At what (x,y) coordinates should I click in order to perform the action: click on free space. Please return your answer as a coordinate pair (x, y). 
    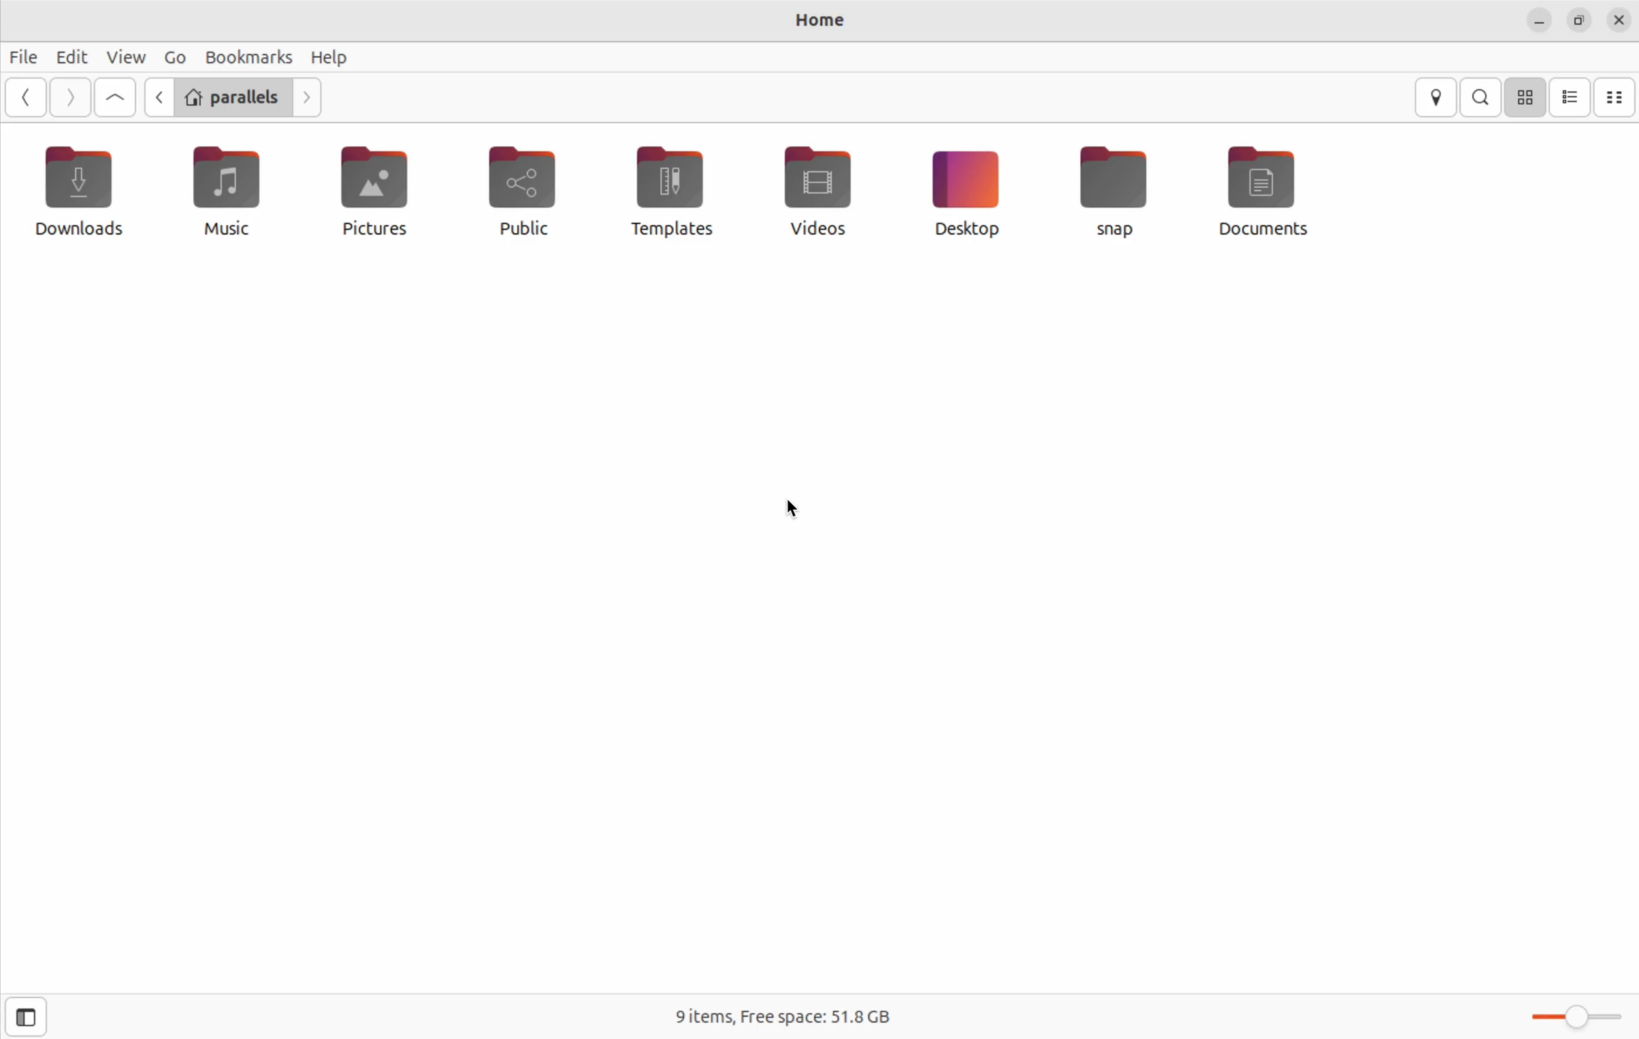
    Looking at the image, I should click on (779, 1012).